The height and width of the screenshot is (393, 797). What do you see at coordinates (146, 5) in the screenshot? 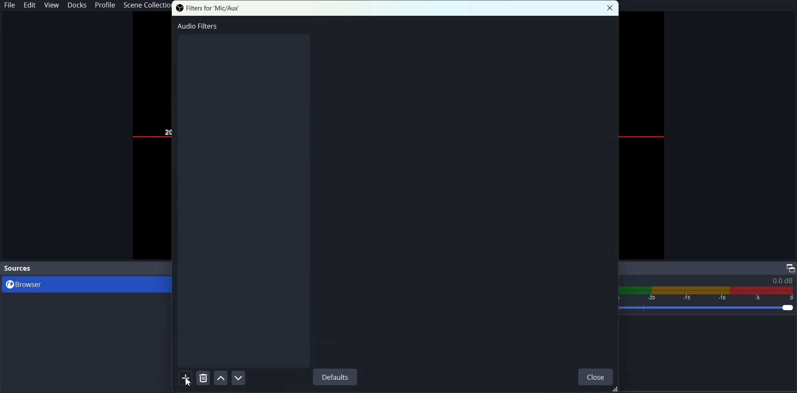
I see `Scene Collection` at bounding box center [146, 5].